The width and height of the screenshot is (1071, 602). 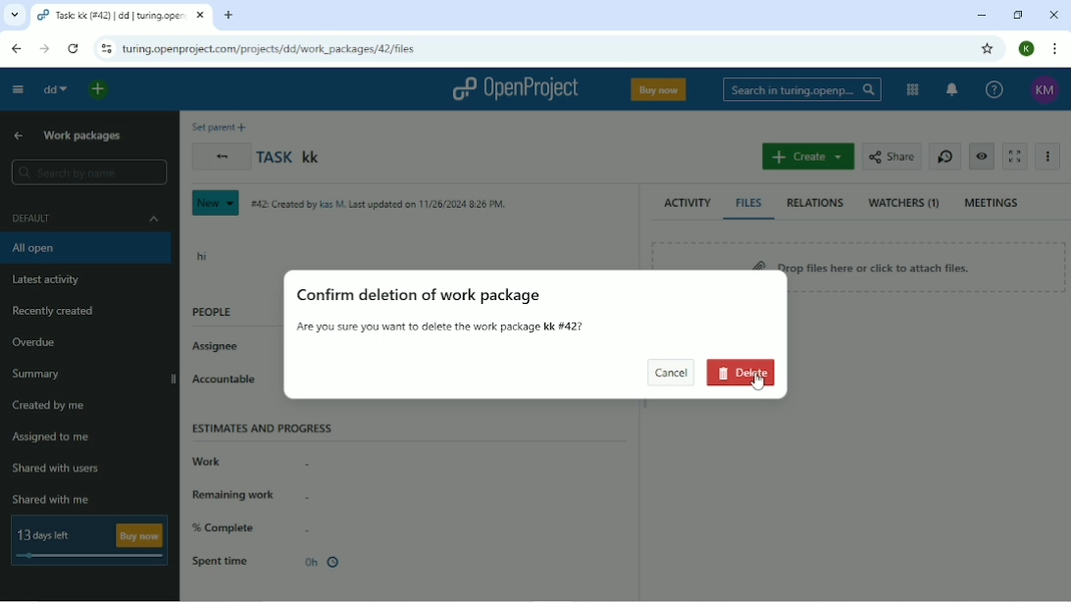 What do you see at coordinates (122, 15) in the screenshot?
I see `Task: kk(#42) | dd | turing.openproject.com ` at bounding box center [122, 15].